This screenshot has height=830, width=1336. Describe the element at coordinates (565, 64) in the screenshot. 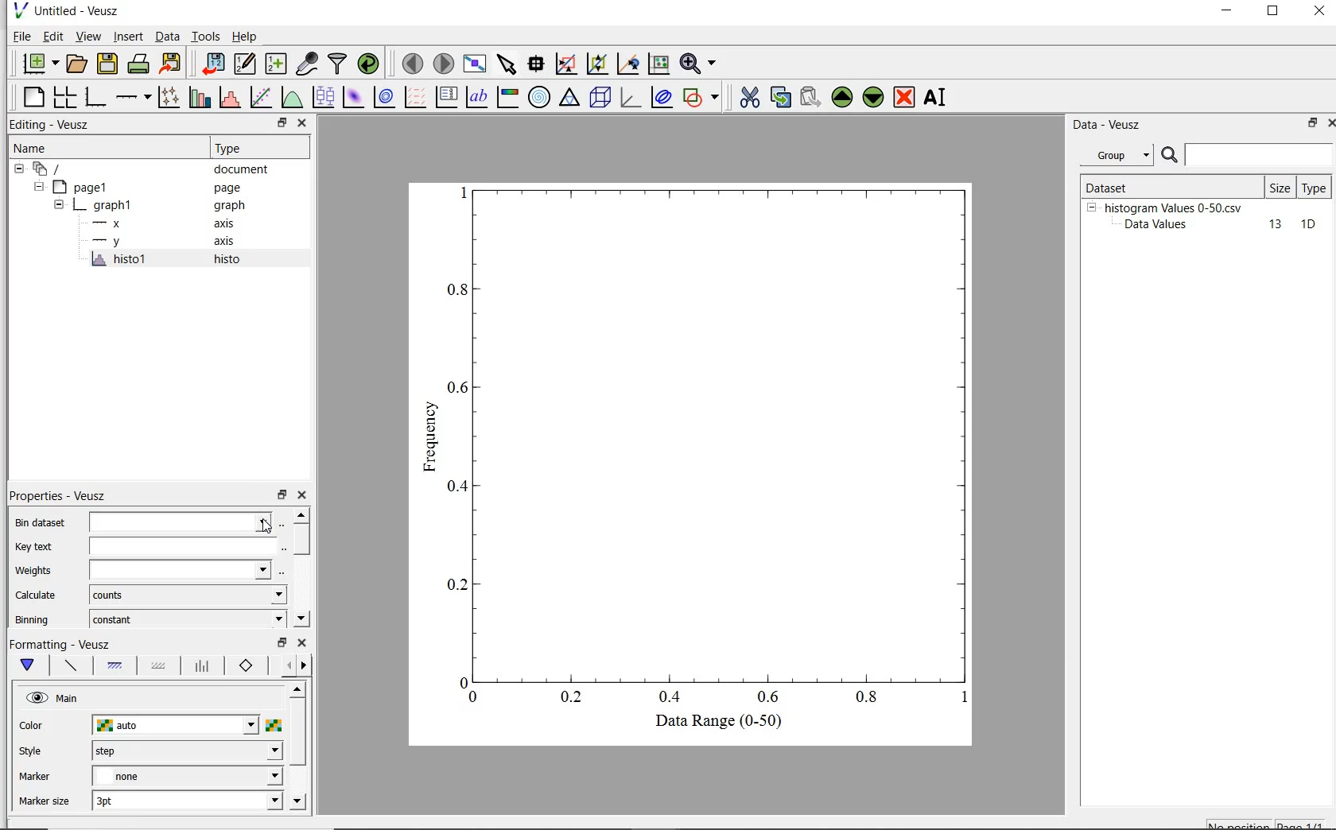

I see `click to reset graph axes` at that location.